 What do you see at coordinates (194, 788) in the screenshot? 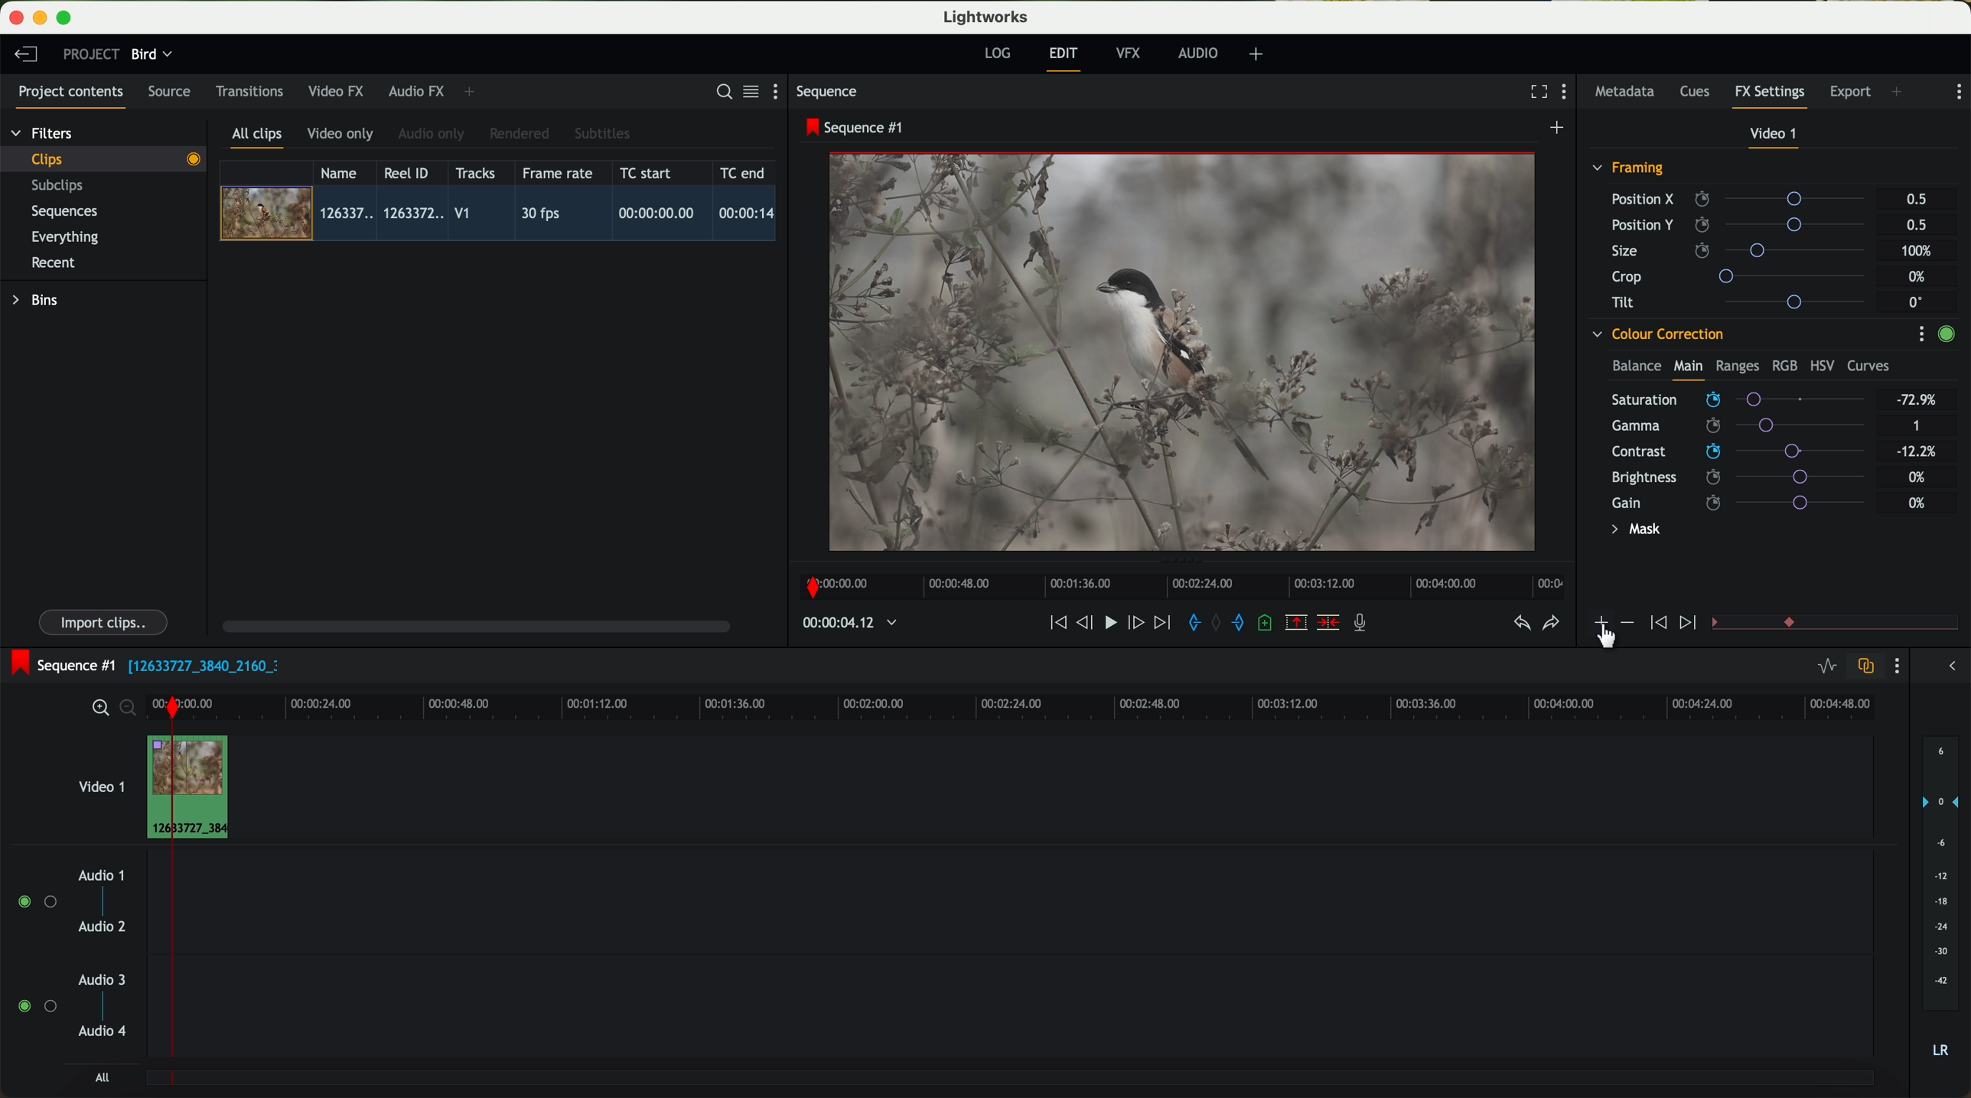
I see `drag video to video track 1` at bounding box center [194, 788].